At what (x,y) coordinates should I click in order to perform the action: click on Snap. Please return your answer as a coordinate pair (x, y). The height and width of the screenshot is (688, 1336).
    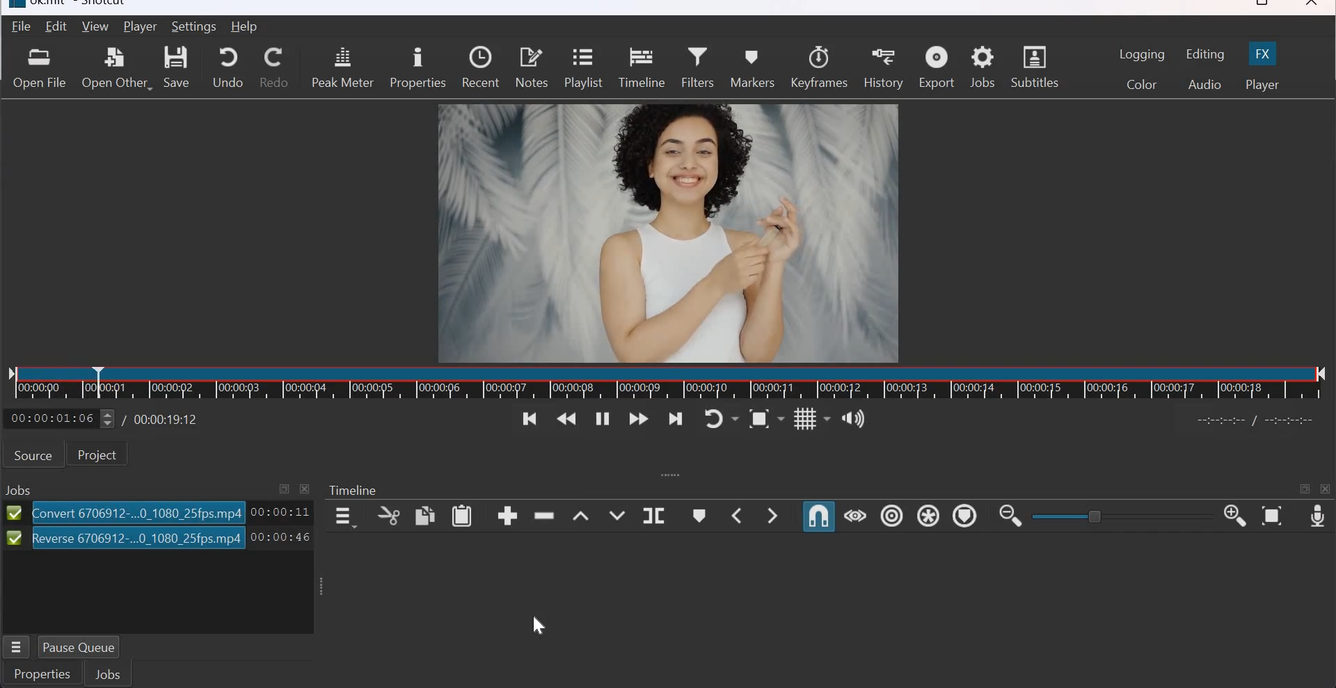
    Looking at the image, I should click on (818, 517).